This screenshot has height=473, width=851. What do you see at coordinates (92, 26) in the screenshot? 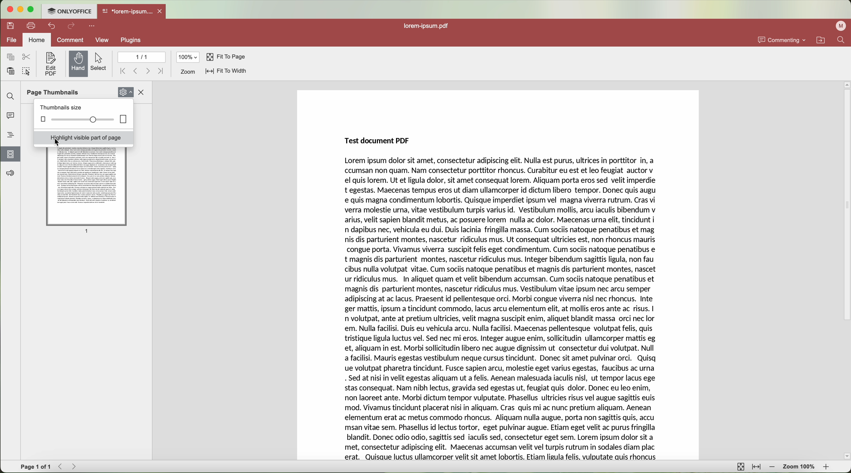
I see `customize quick access toolbar` at bounding box center [92, 26].